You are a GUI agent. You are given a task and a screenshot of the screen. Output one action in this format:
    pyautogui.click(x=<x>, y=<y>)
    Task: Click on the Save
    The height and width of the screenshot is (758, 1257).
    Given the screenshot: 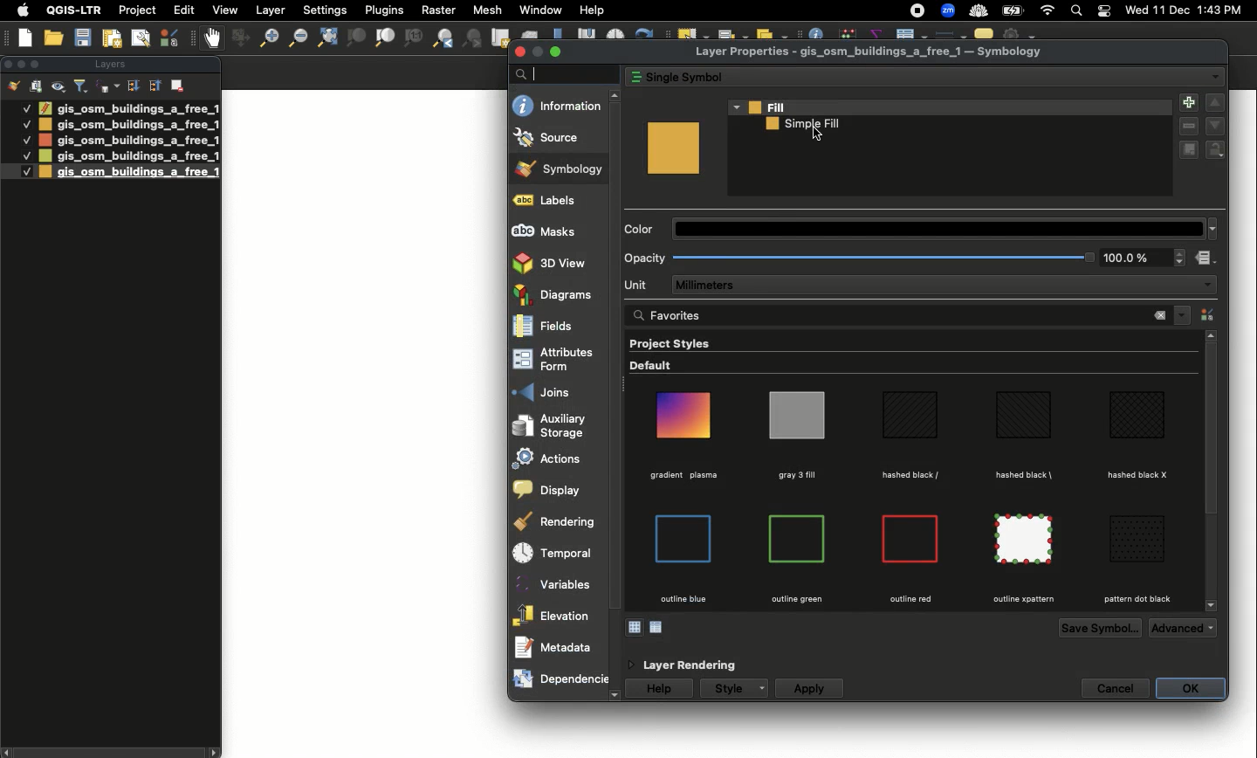 What is the action you would take?
    pyautogui.click(x=83, y=38)
    